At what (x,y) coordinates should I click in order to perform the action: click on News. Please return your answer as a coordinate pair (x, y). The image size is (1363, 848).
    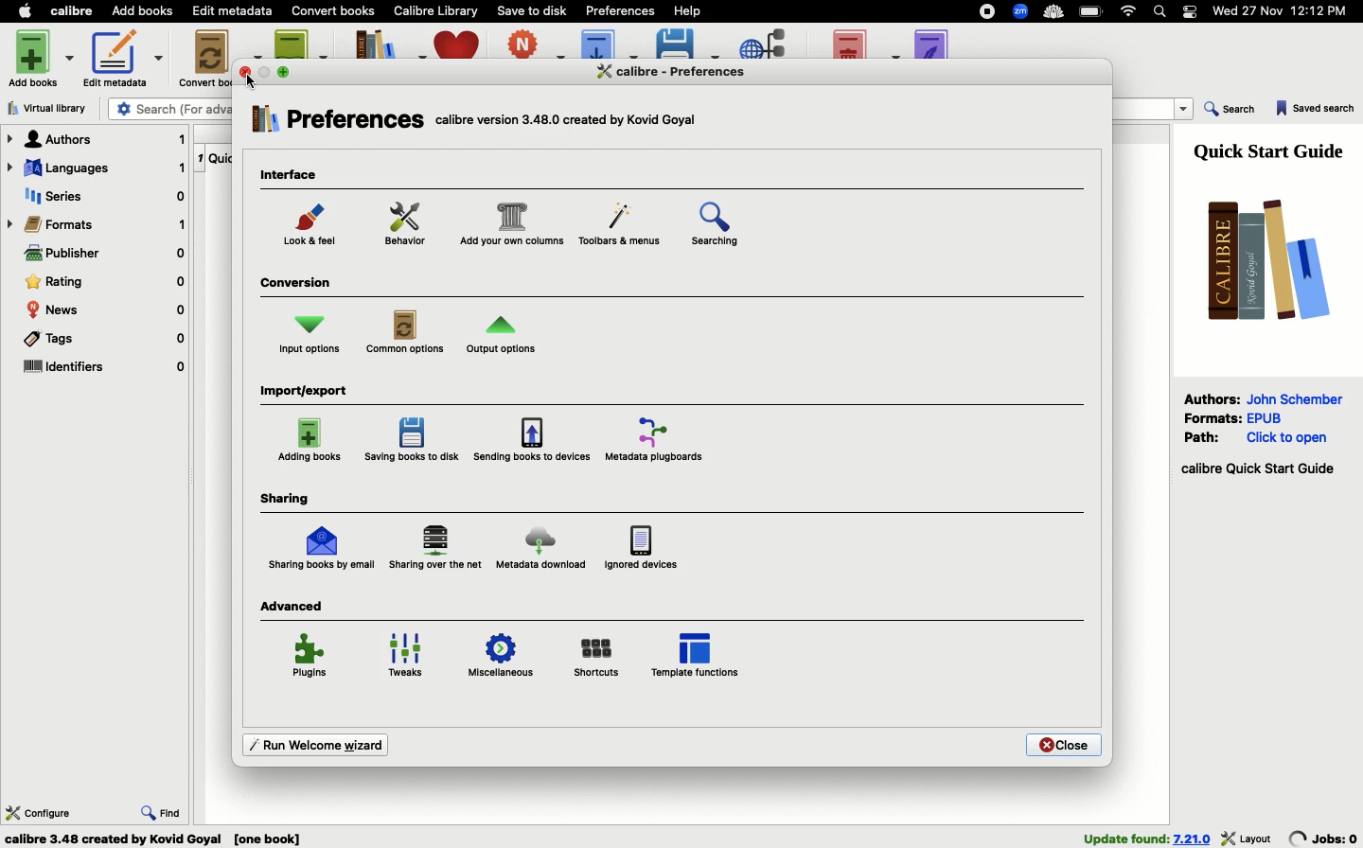
    Looking at the image, I should click on (106, 310).